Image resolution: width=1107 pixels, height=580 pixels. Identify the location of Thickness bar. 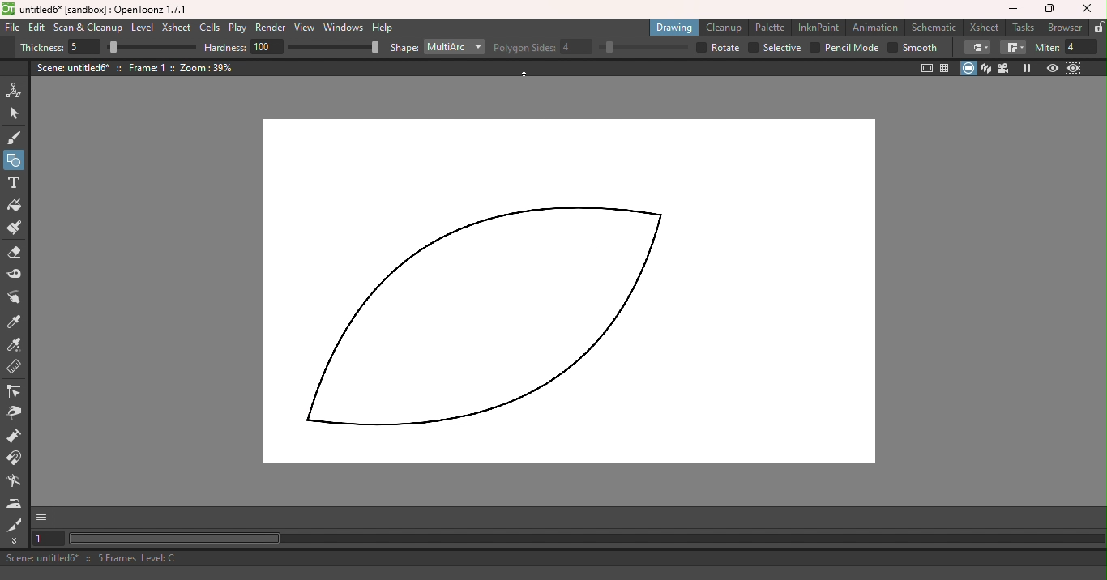
(151, 46).